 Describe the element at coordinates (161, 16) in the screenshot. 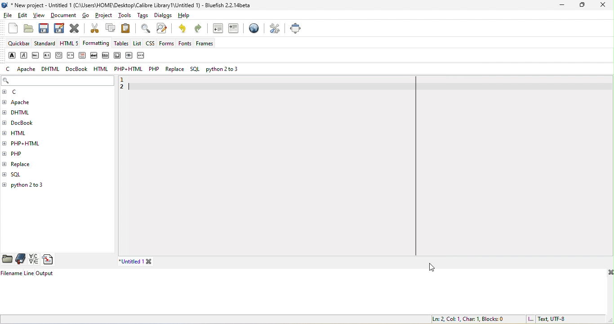

I see `dialogs` at that location.